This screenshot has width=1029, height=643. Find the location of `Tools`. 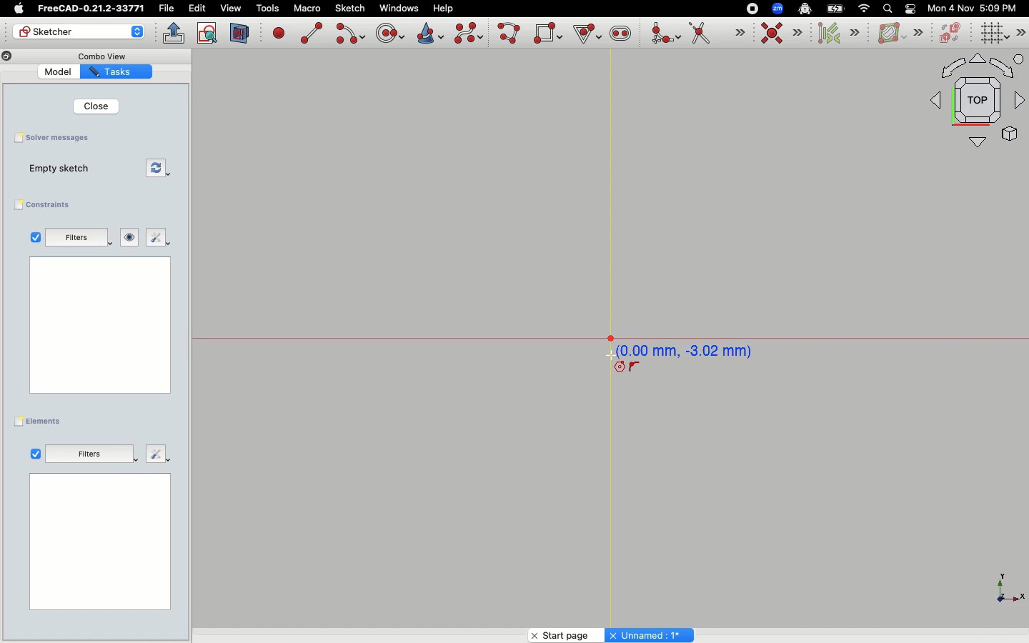

Tools is located at coordinates (267, 9).